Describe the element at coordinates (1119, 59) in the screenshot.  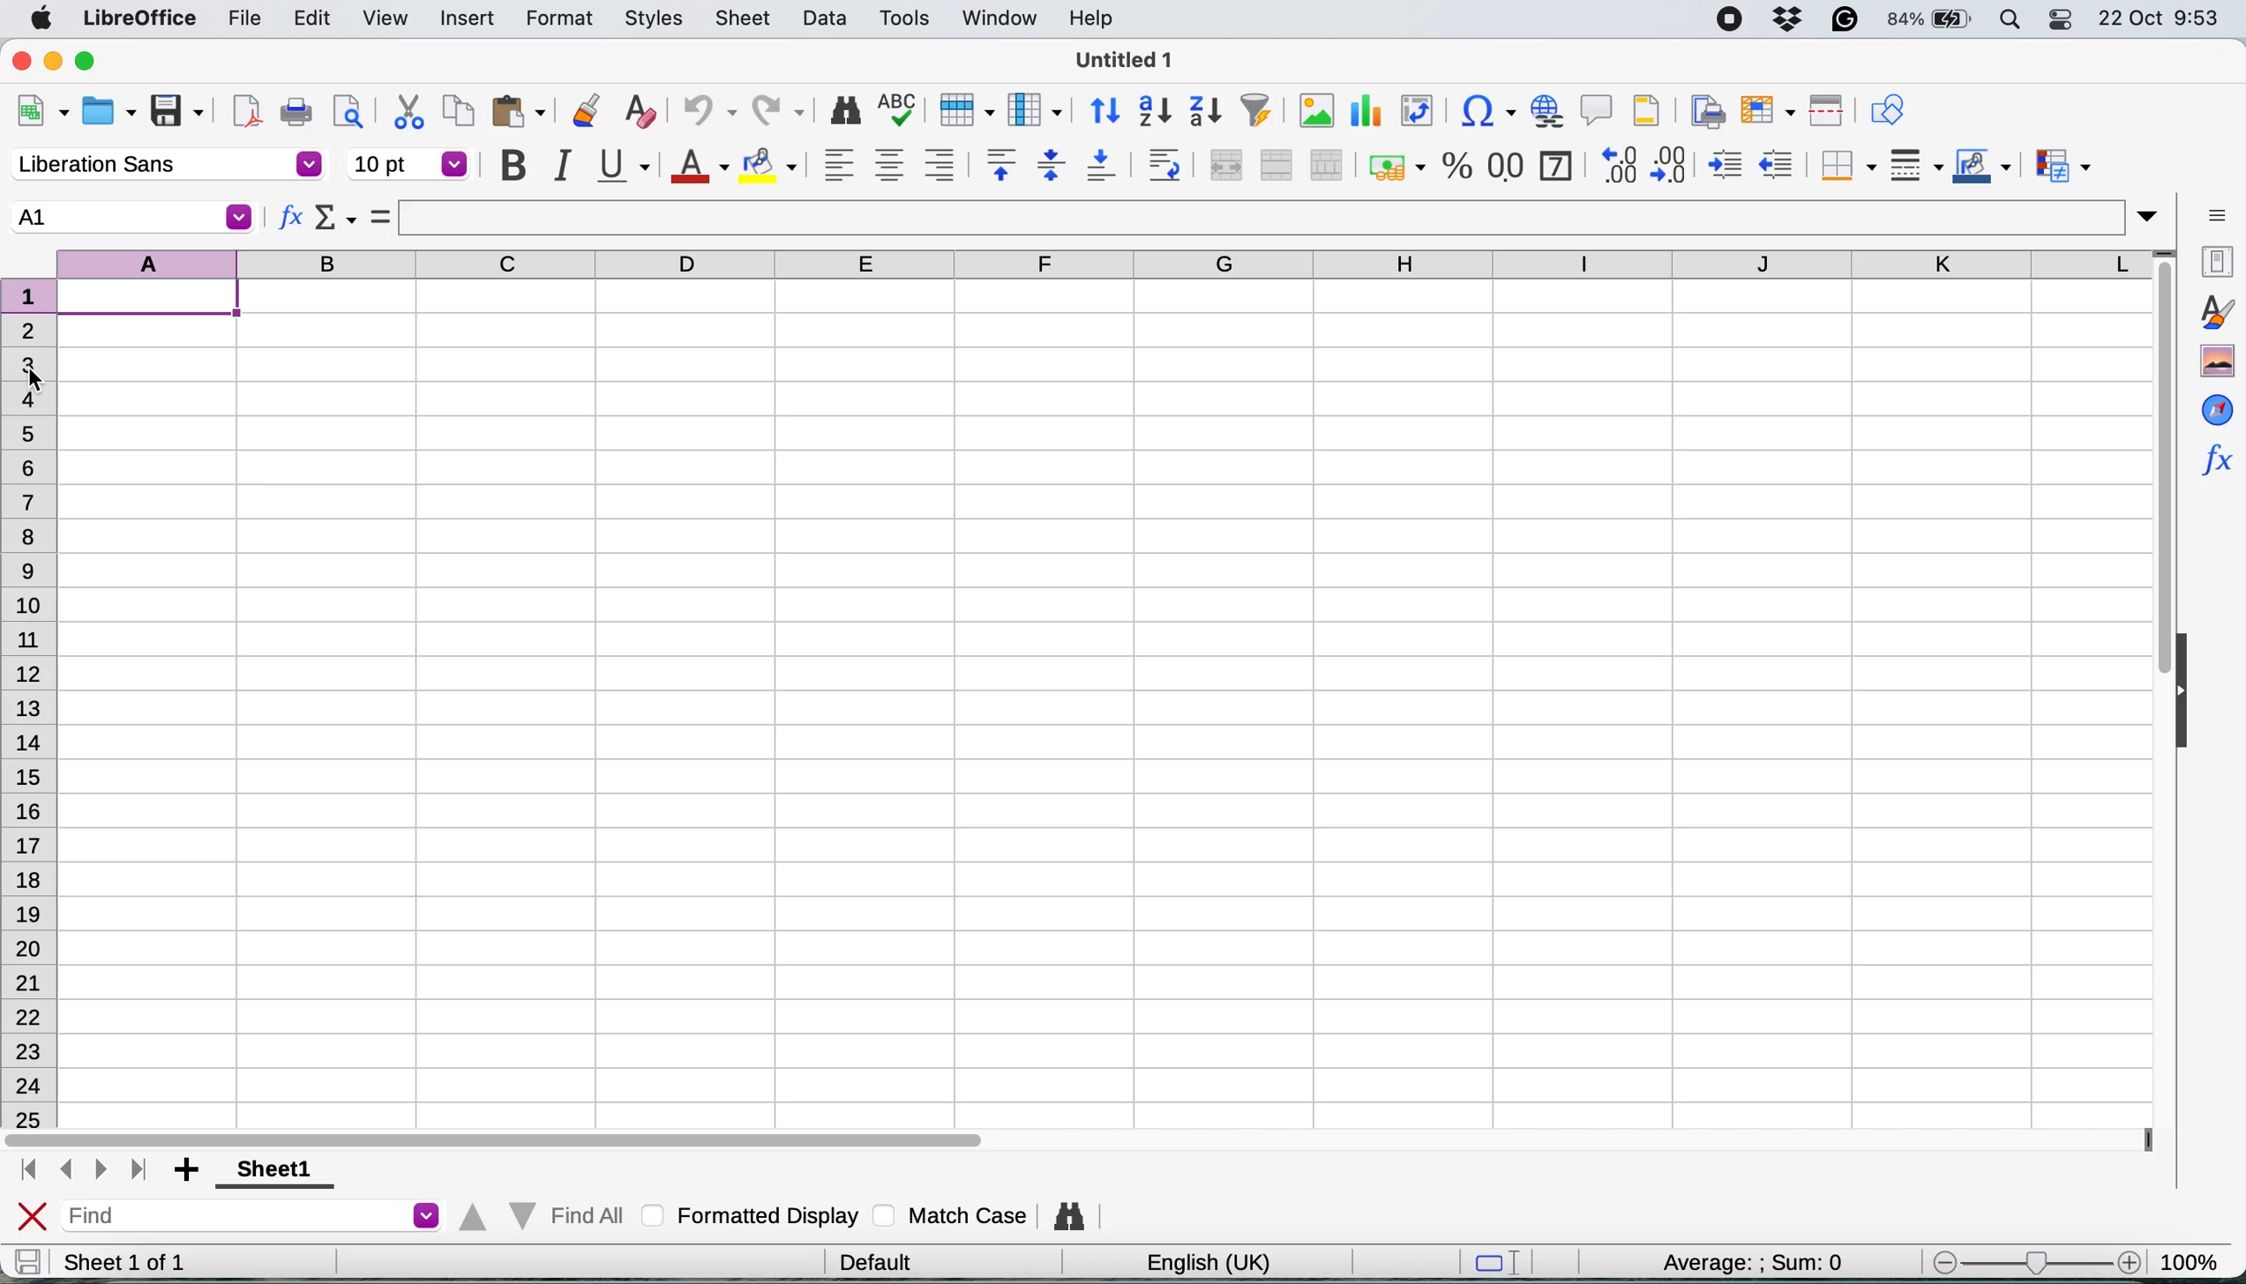
I see `Untitled 1` at that location.